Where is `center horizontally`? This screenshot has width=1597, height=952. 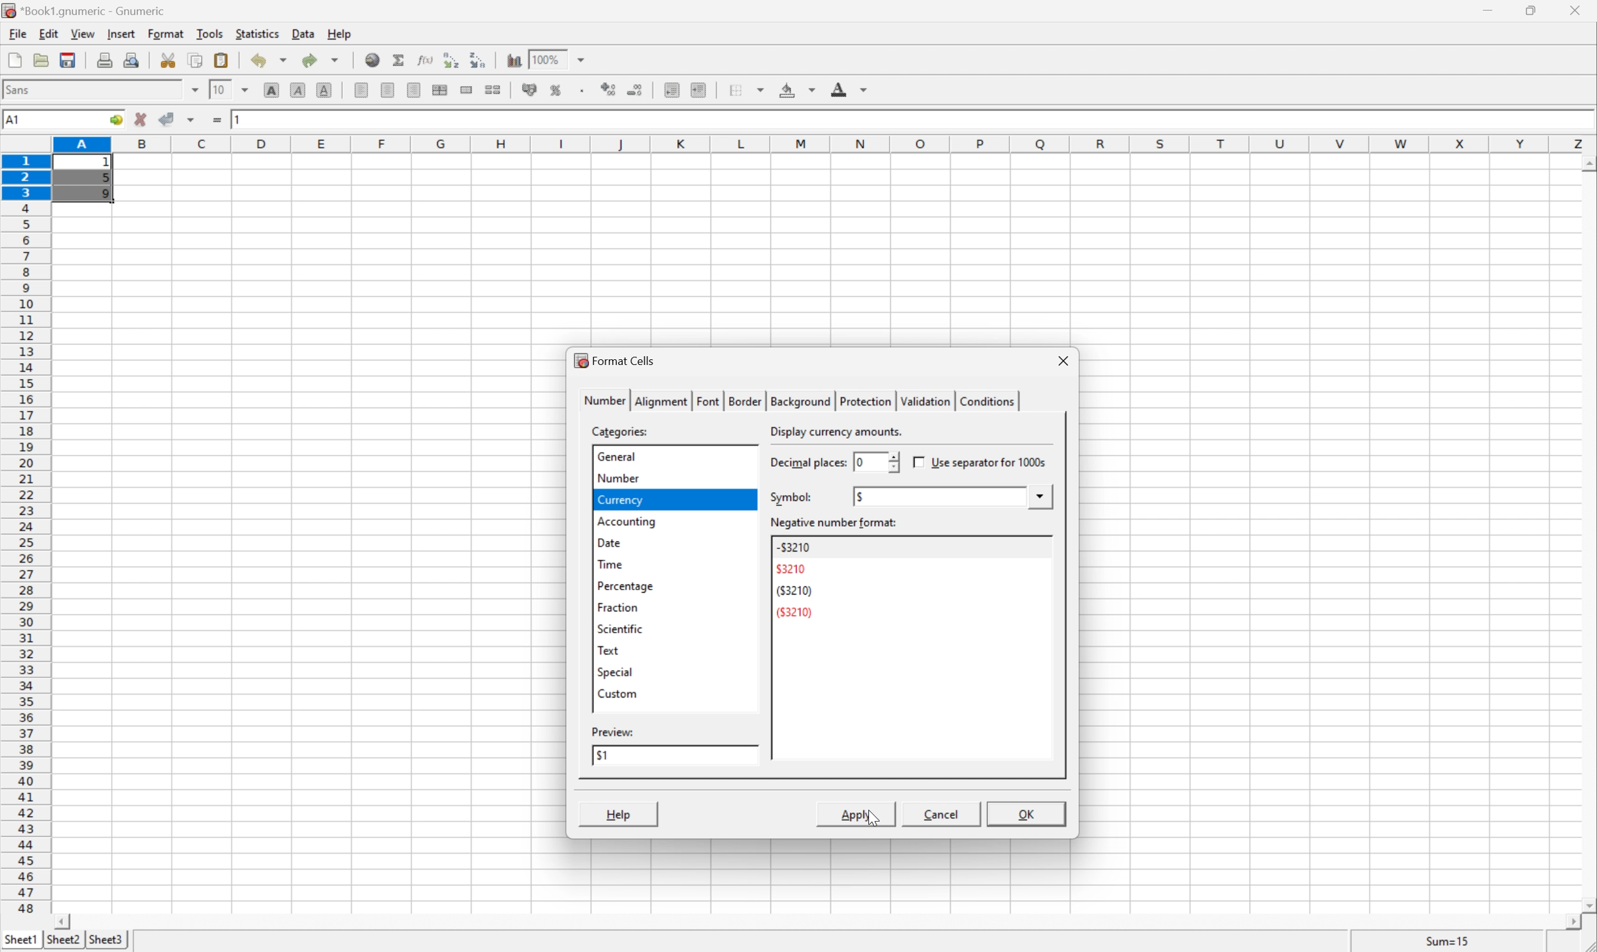 center horizontally is located at coordinates (441, 89).